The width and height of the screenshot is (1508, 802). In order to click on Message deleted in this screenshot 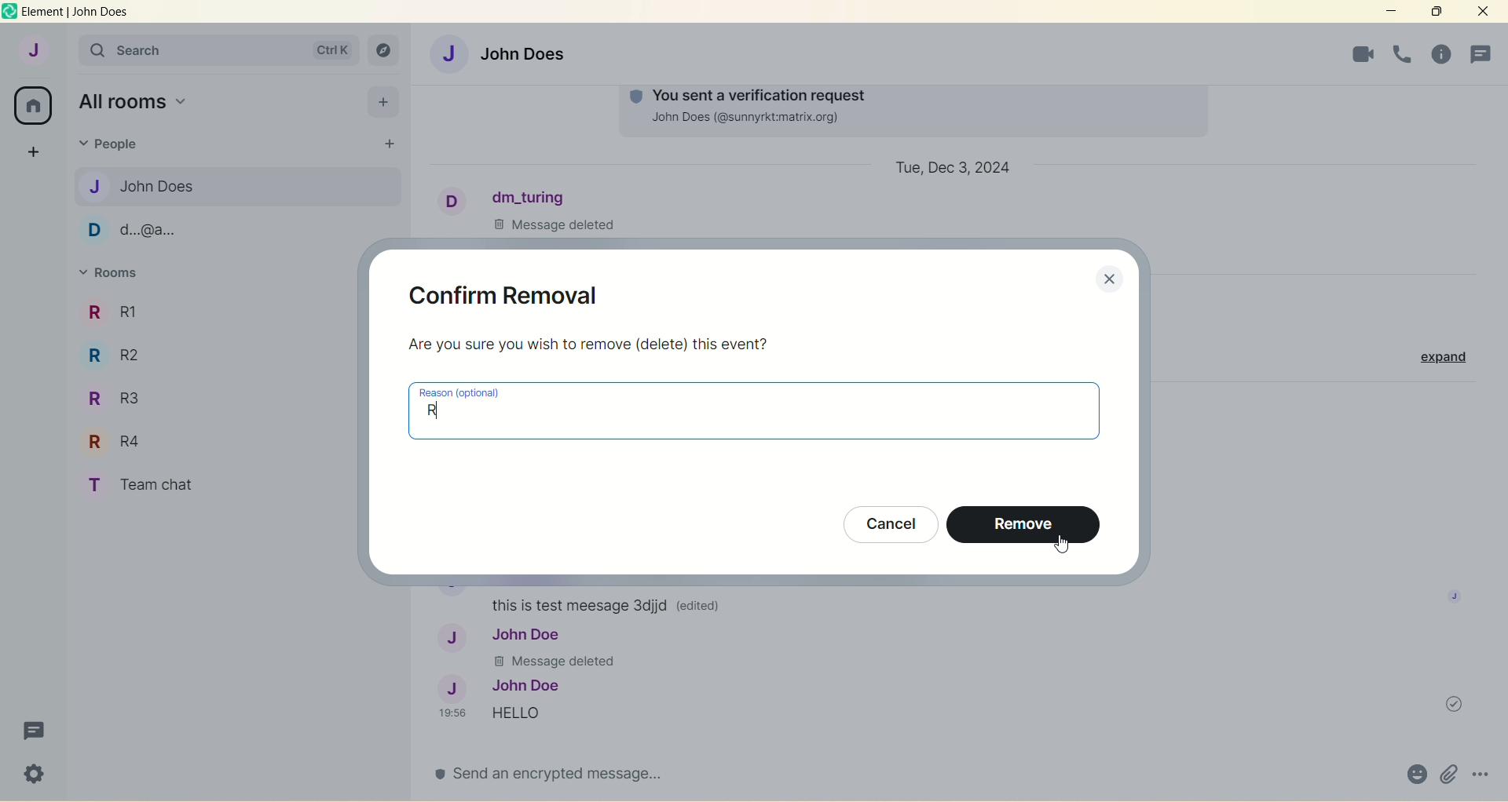, I will do `click(559, 661)`.